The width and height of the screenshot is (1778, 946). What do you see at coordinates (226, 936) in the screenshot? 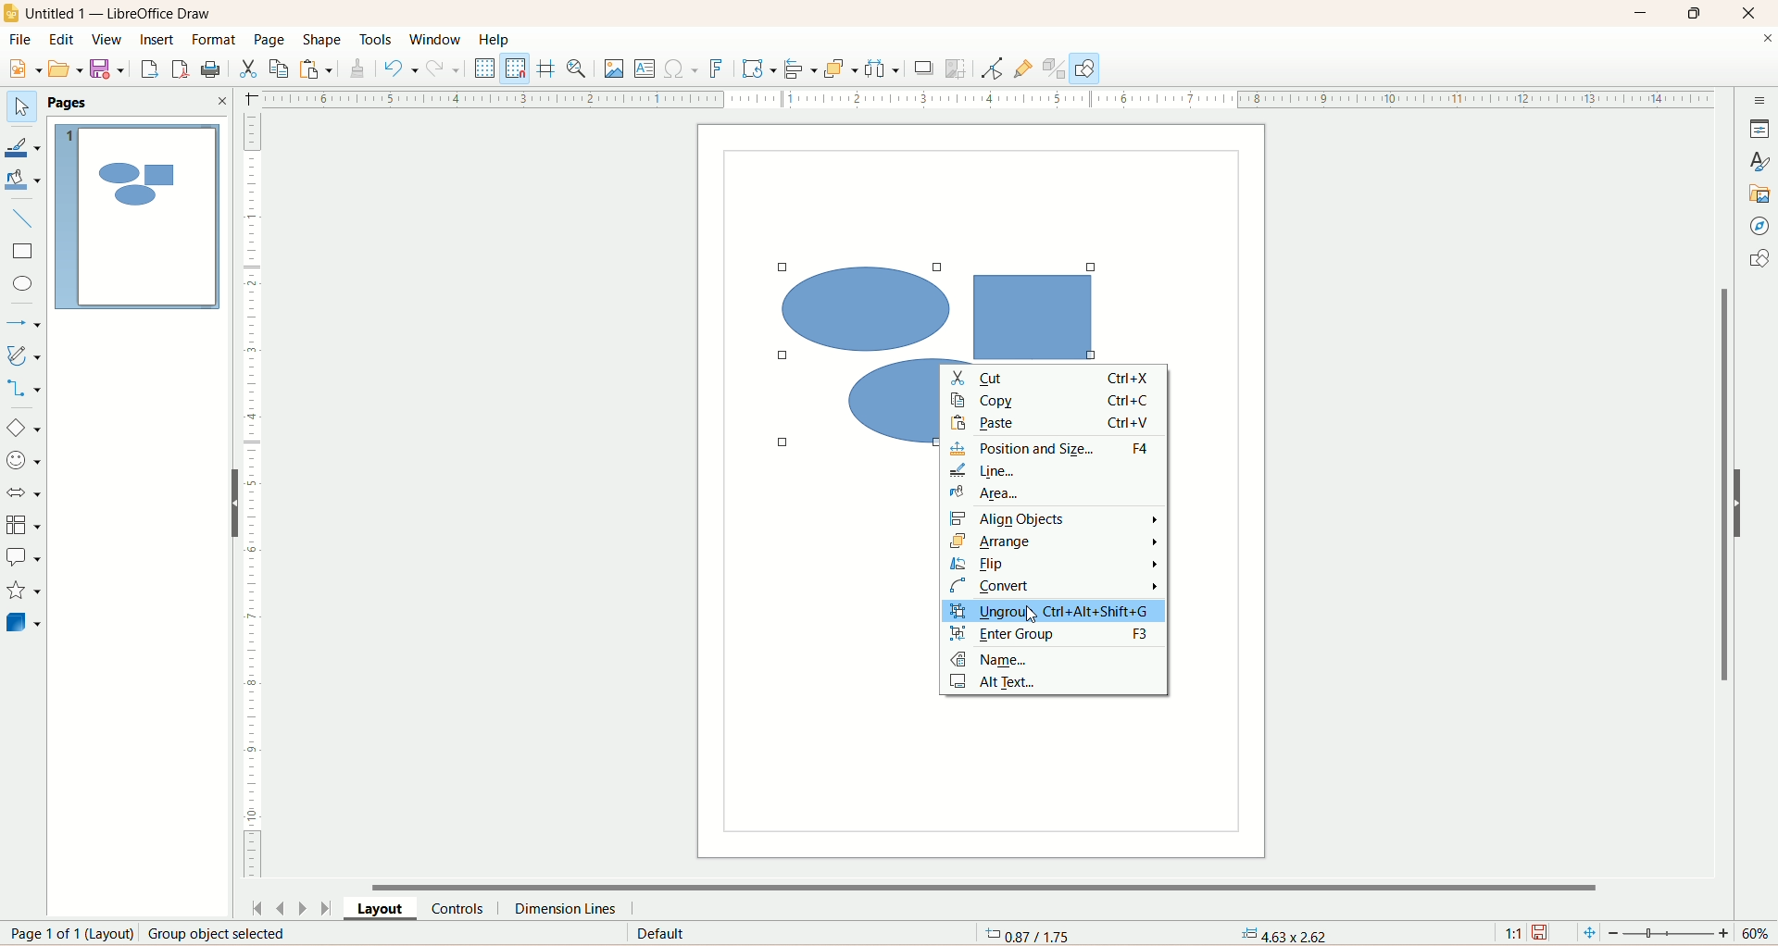
I see `group object selected` at bounding box center [226, 936].